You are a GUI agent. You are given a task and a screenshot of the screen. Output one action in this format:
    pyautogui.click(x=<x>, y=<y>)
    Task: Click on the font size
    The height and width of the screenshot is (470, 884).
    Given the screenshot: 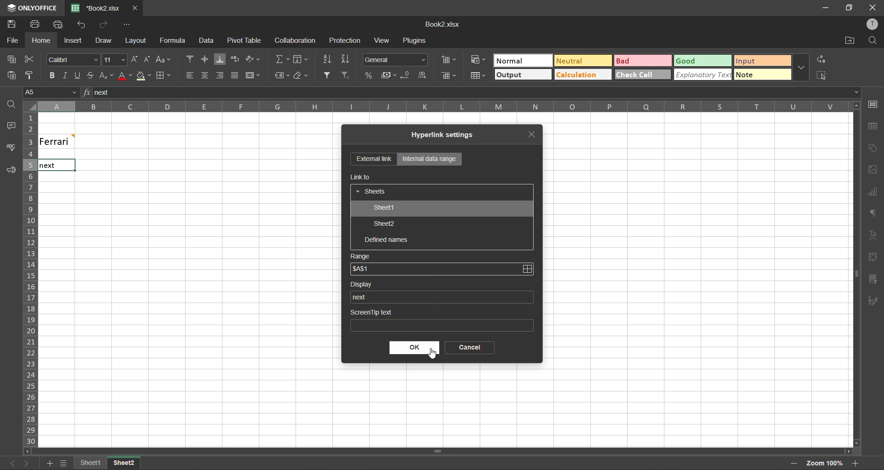 What is the action you would take?
    pyautogui.click(x=116, y=59)
    